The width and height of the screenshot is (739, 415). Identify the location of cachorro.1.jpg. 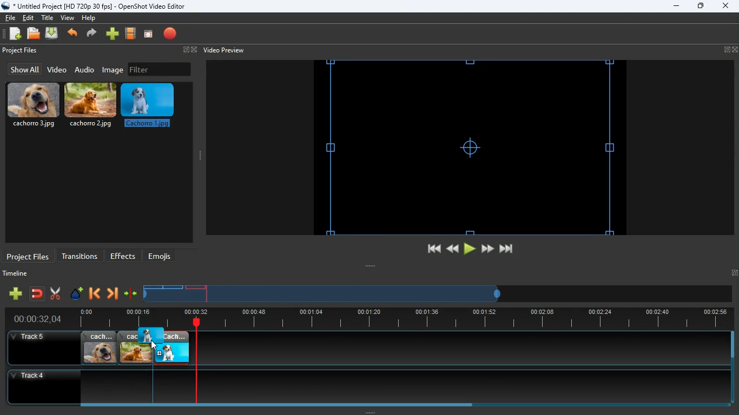
(171, 348).